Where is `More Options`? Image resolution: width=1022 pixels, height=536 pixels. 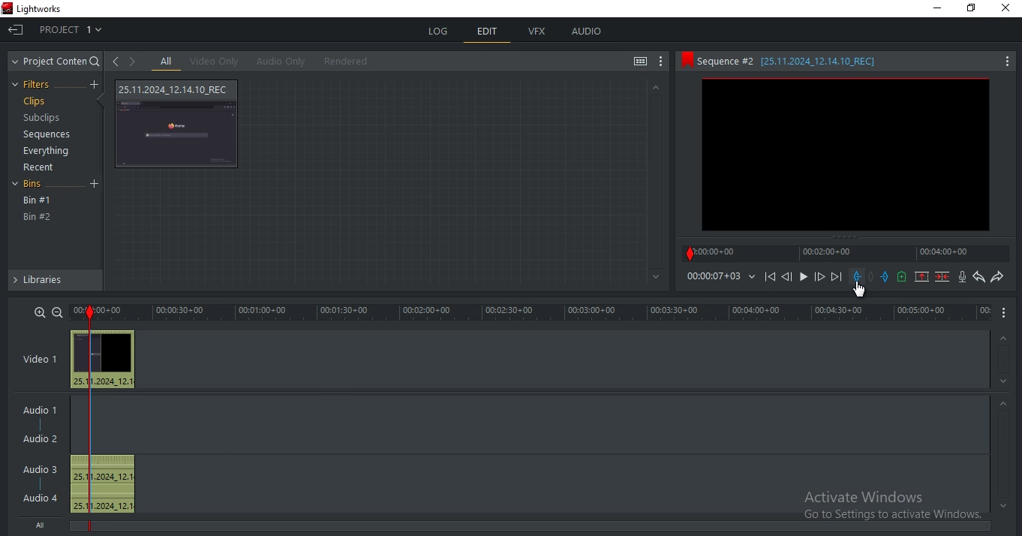
More Options is located at coordinates (1005, 315).